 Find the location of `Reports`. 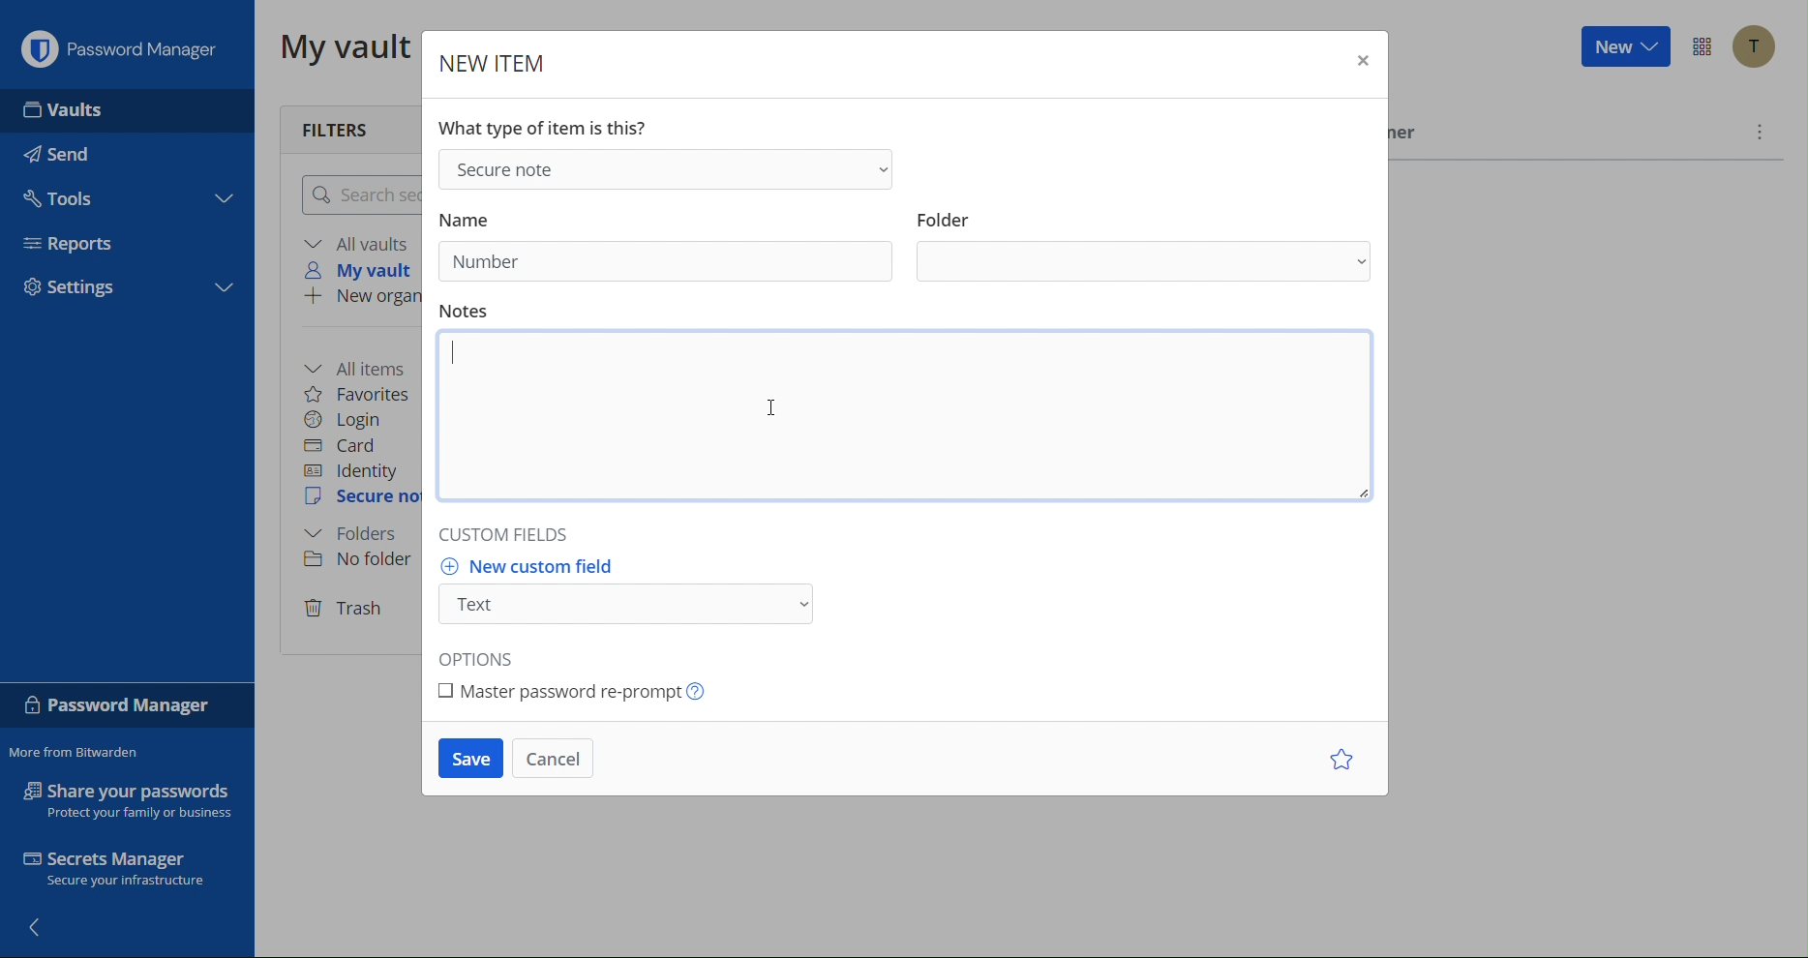

Reports is located at coordinates (75, 244).